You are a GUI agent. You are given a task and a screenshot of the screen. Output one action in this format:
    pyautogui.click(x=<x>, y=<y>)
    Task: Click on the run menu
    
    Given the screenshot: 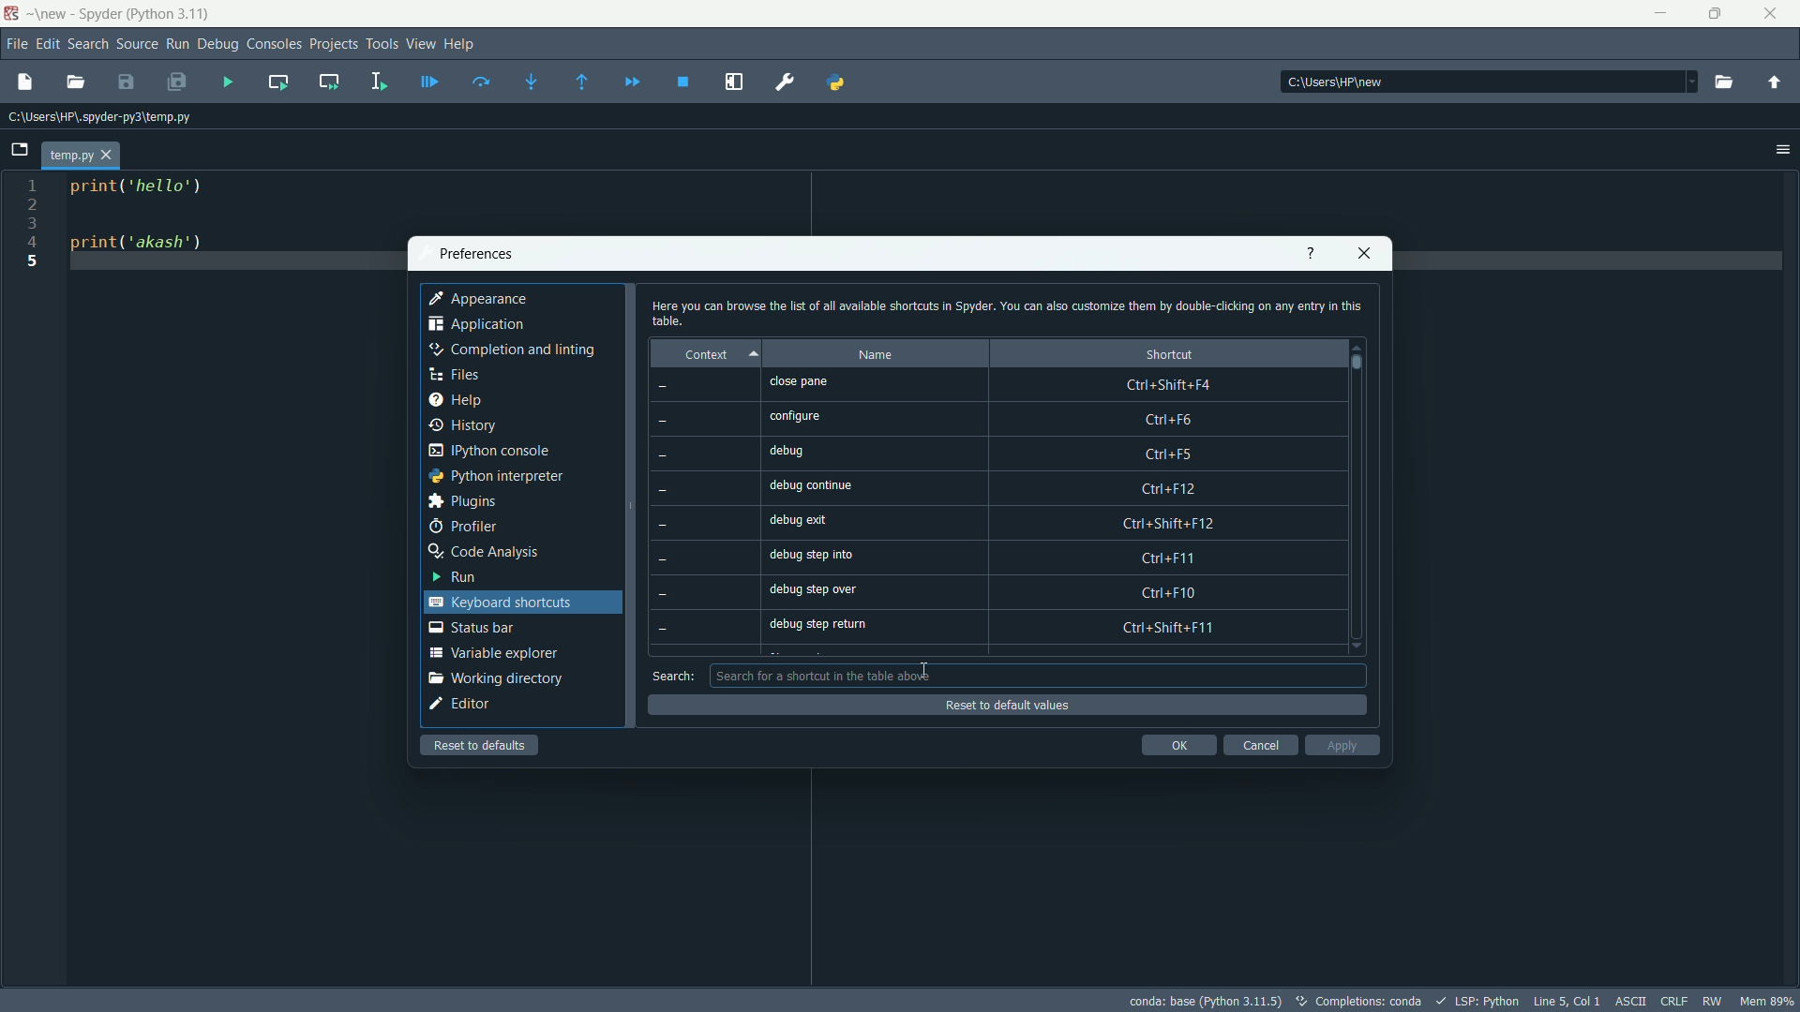 What is the action you would take?
    pyautogui.click(x=176, y=45)
    